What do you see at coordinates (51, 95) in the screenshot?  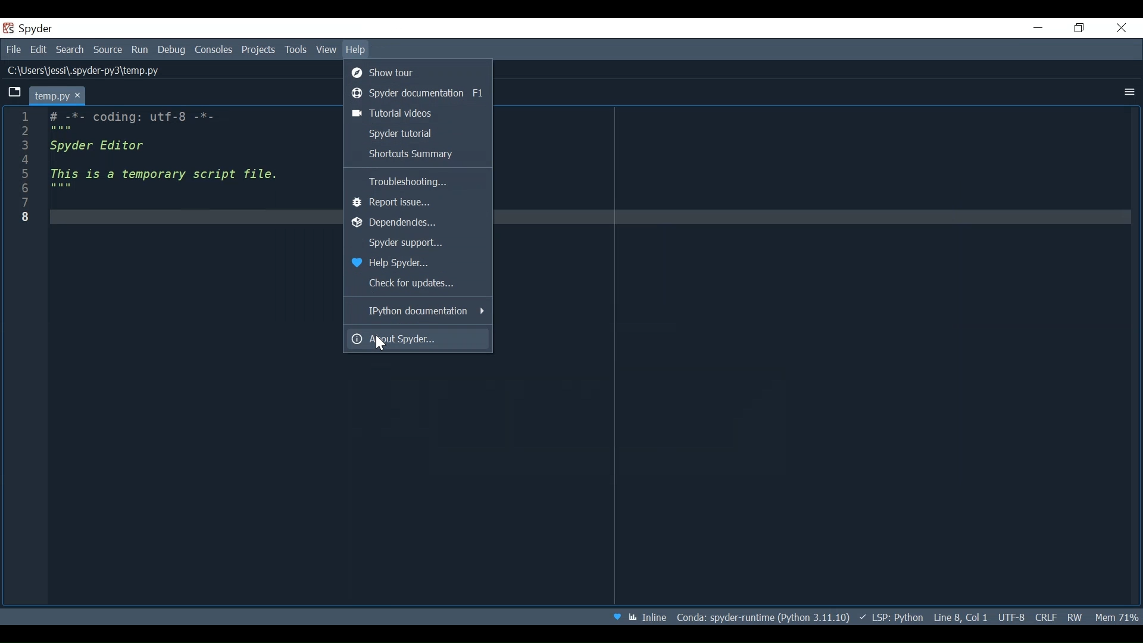 I see `Current tab` at bounding box center [51, 95].